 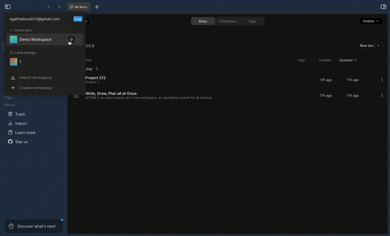 I want to click on New tab, so click(x=99, y=6).